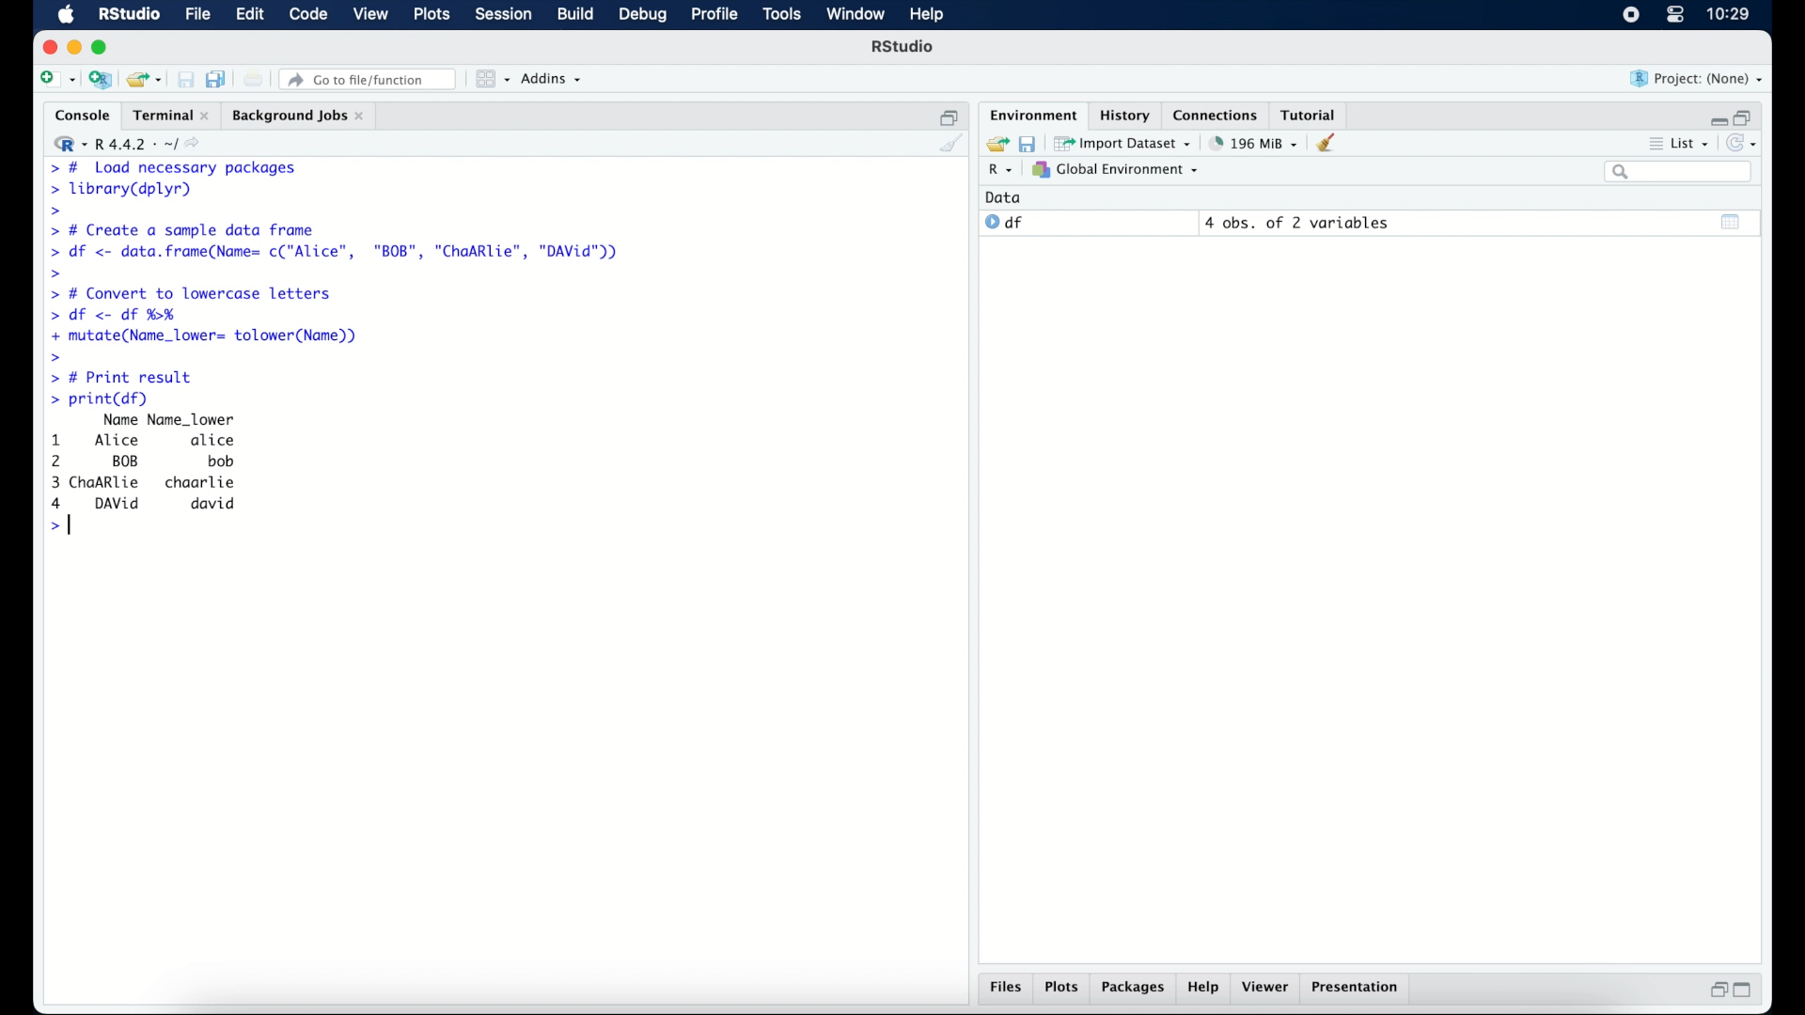 The image size is (1805, 1015). Describe the element at coordinates (1332, 144) in the screenshot. I see `clear workspace` at that location.